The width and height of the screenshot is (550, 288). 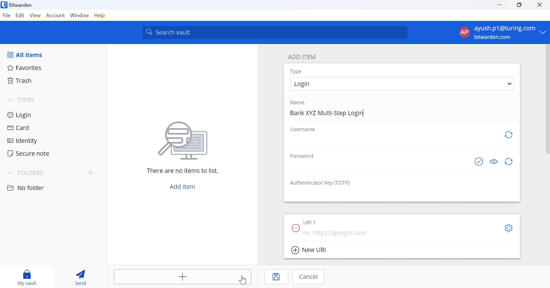 What do you see at coordinates (510, 228) in the screenshot?
I see `Settings` at bounding box center [510, 228].